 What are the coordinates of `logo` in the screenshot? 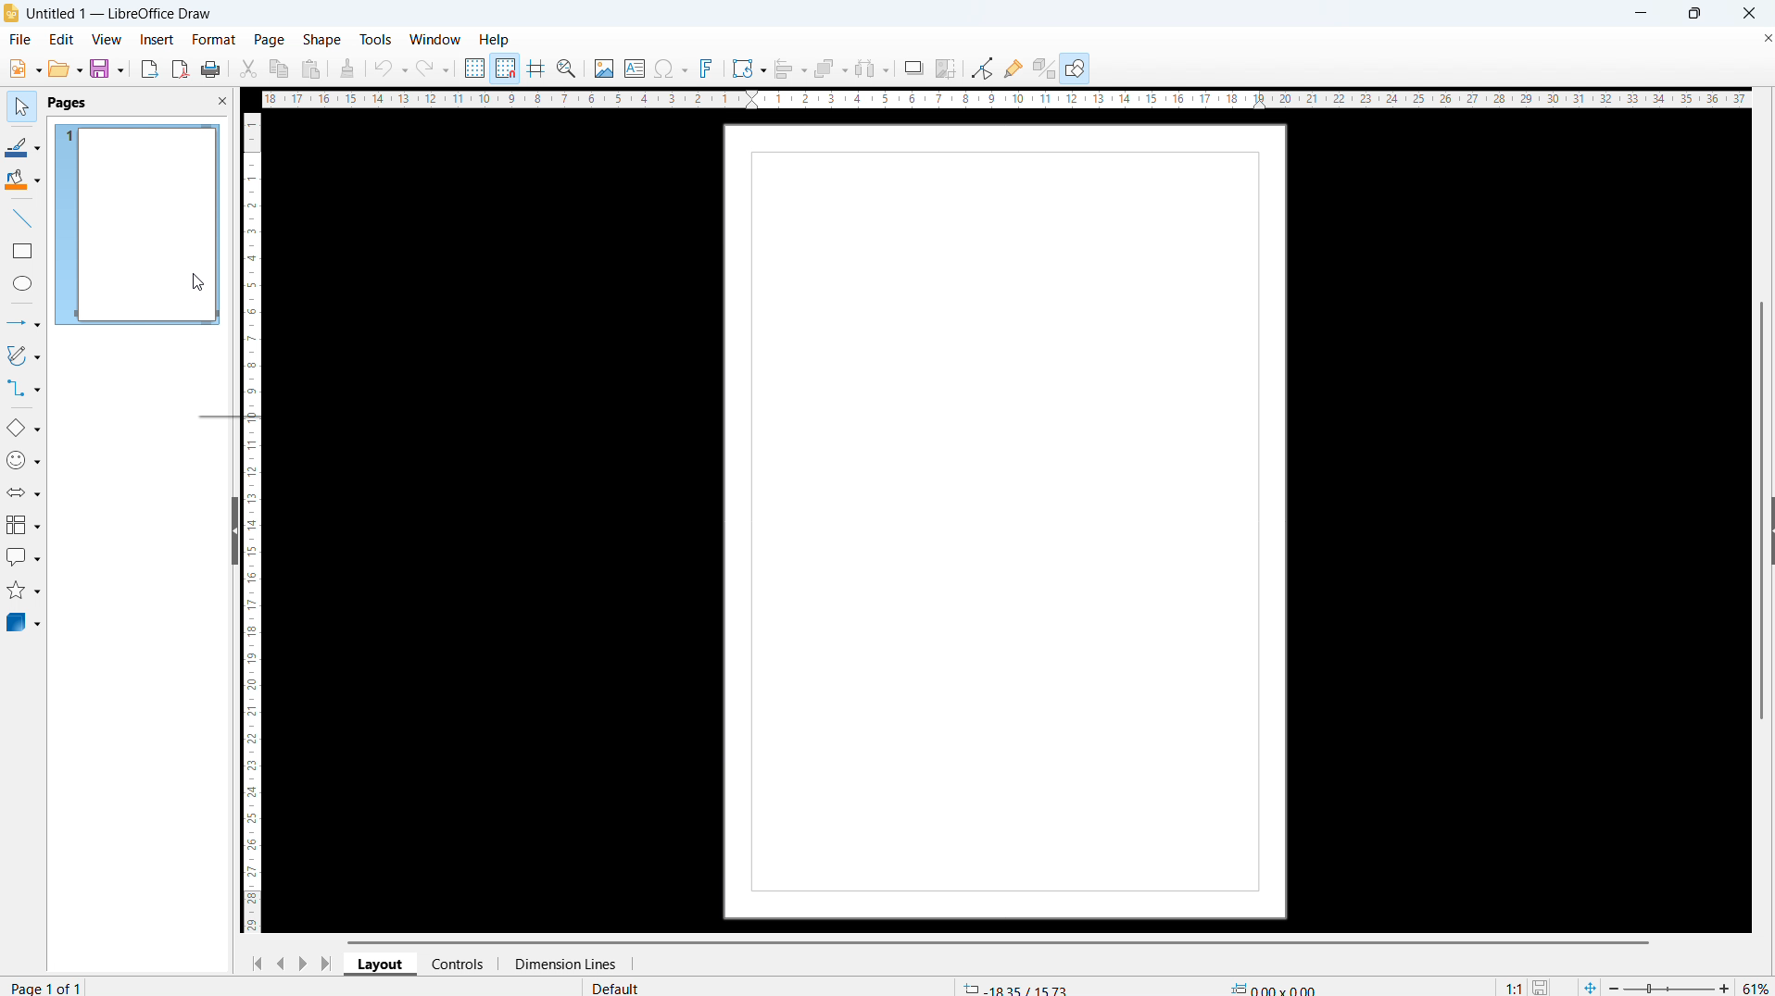 It's located at (11, 13).